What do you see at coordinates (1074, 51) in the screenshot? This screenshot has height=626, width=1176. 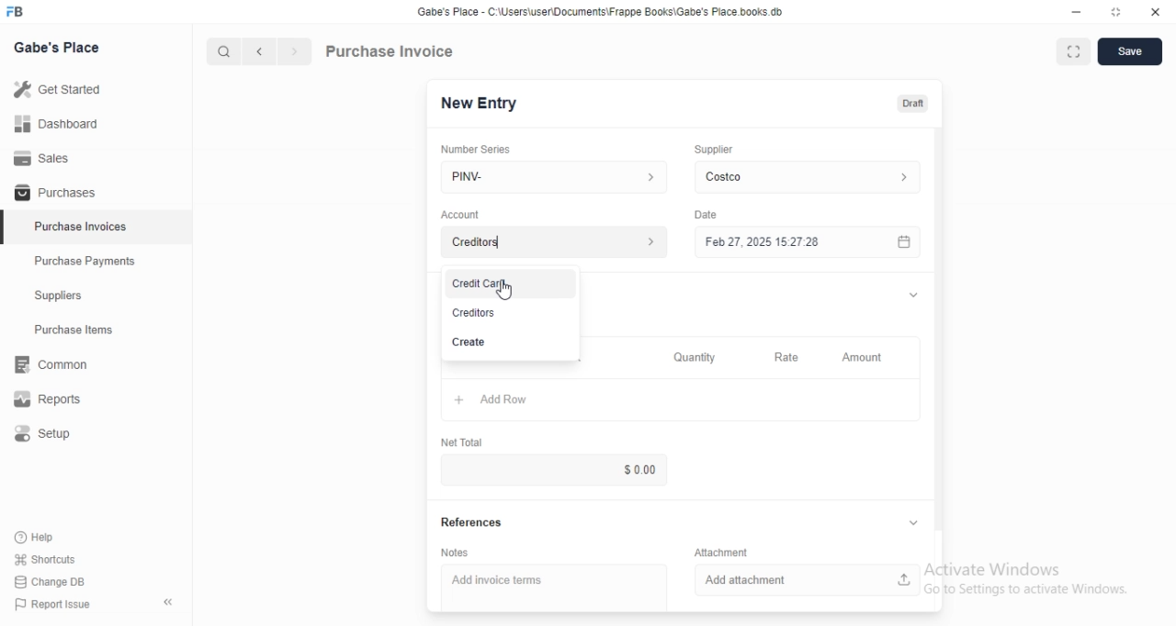 I see `Toggle between form and full width` at bounding box center [1074, 51].